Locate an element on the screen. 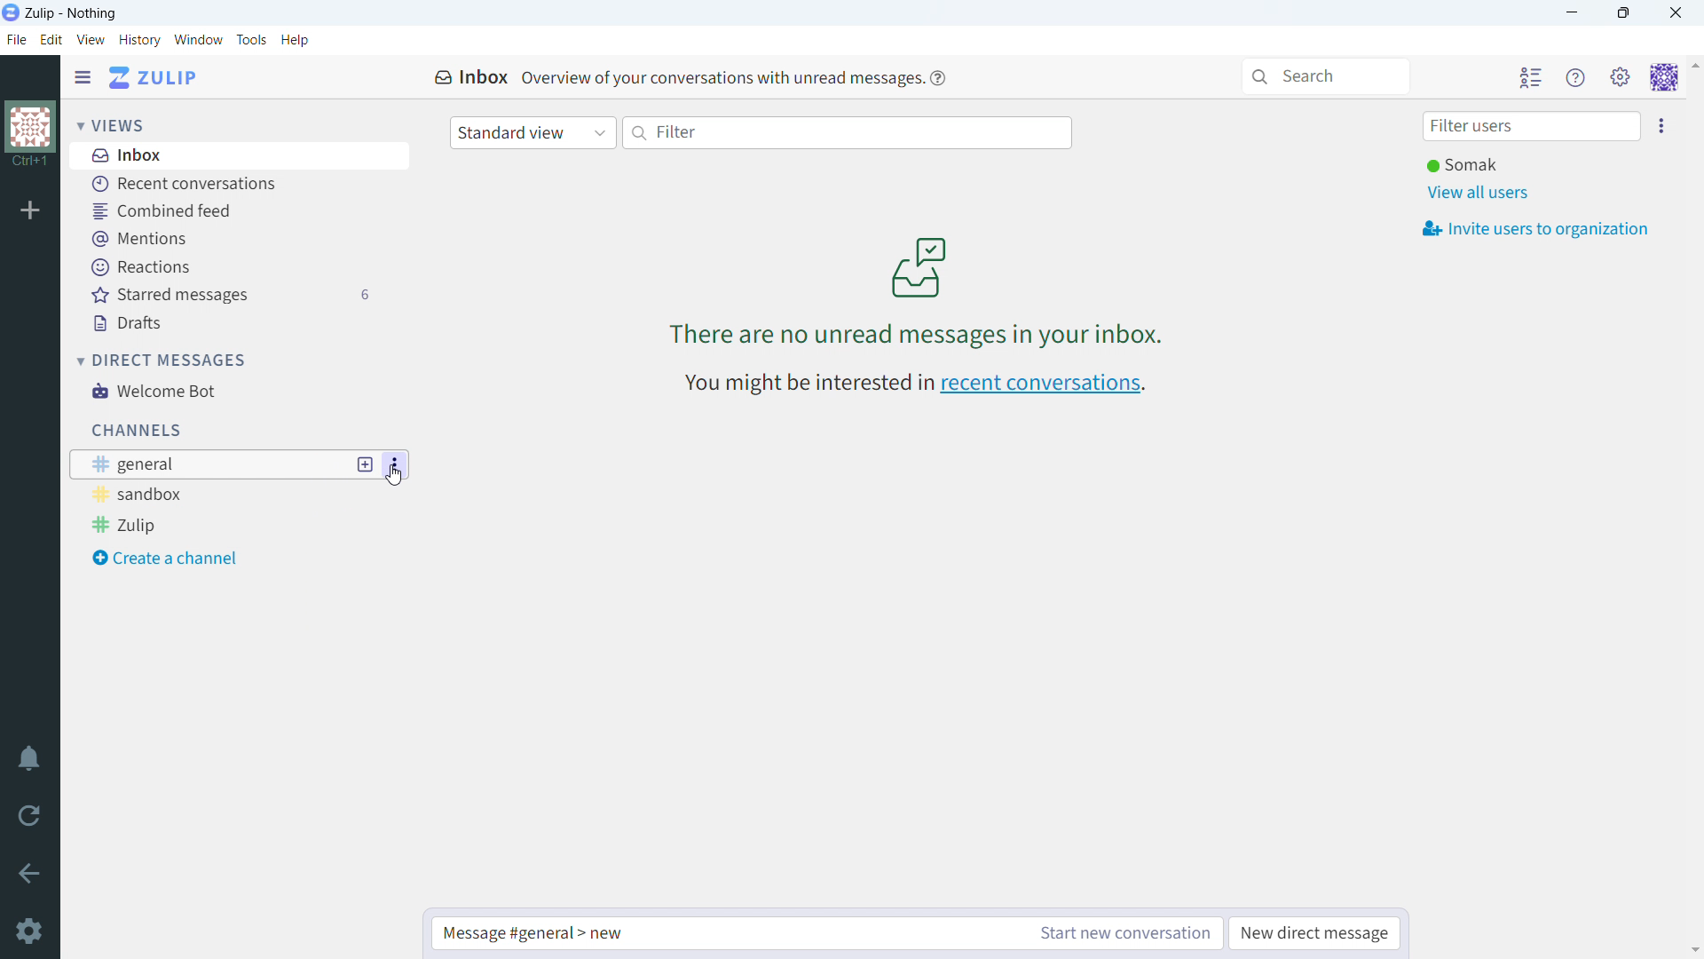  direct messages is located at coordinates (164, 360).